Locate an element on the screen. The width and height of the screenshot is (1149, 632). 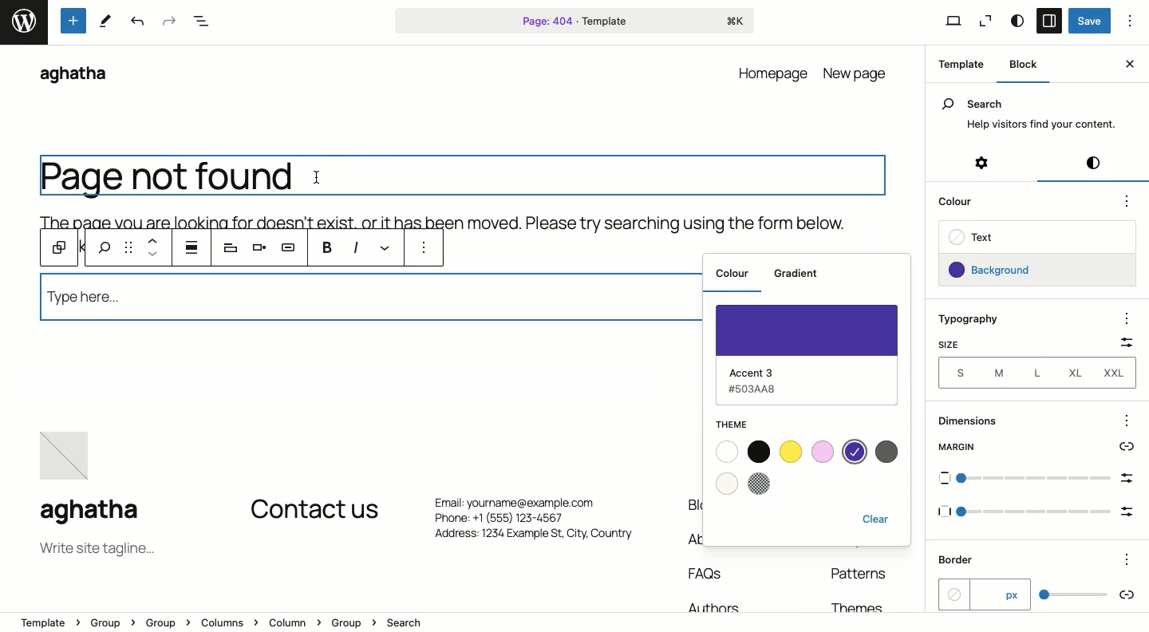
Clear is located at coordinates (879, 518).